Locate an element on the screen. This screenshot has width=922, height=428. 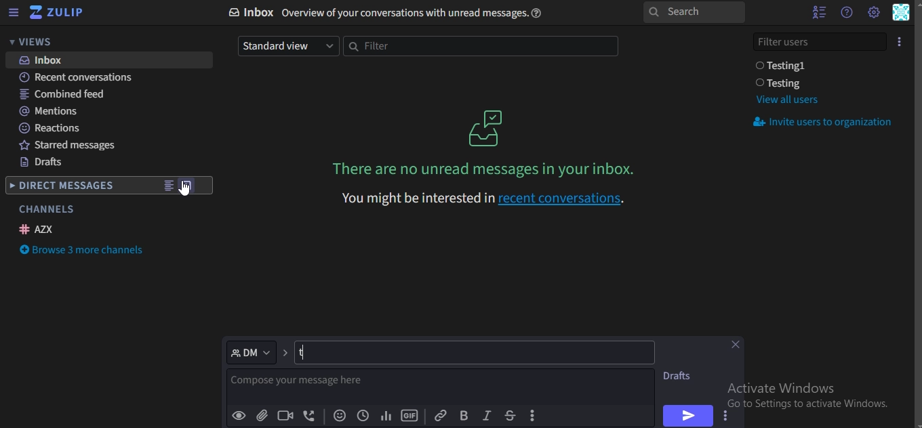
channels is located at coordinates (46, 209).